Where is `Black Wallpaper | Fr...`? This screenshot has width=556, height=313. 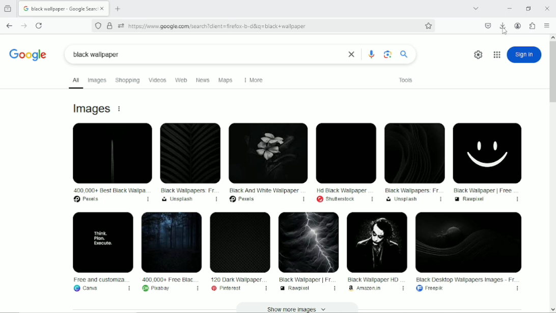 Black Wallpaper | Fr... is located at coordinates (307, 251).